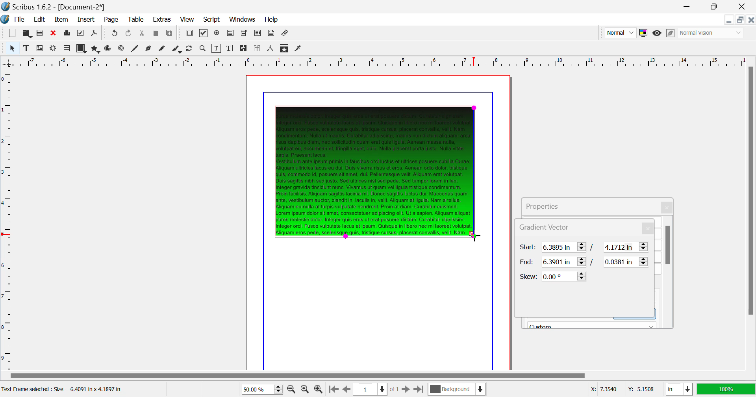  Describe the element at coordinates (712, 33) in the screenshot. I see `Display Visual Appearance` at that location.